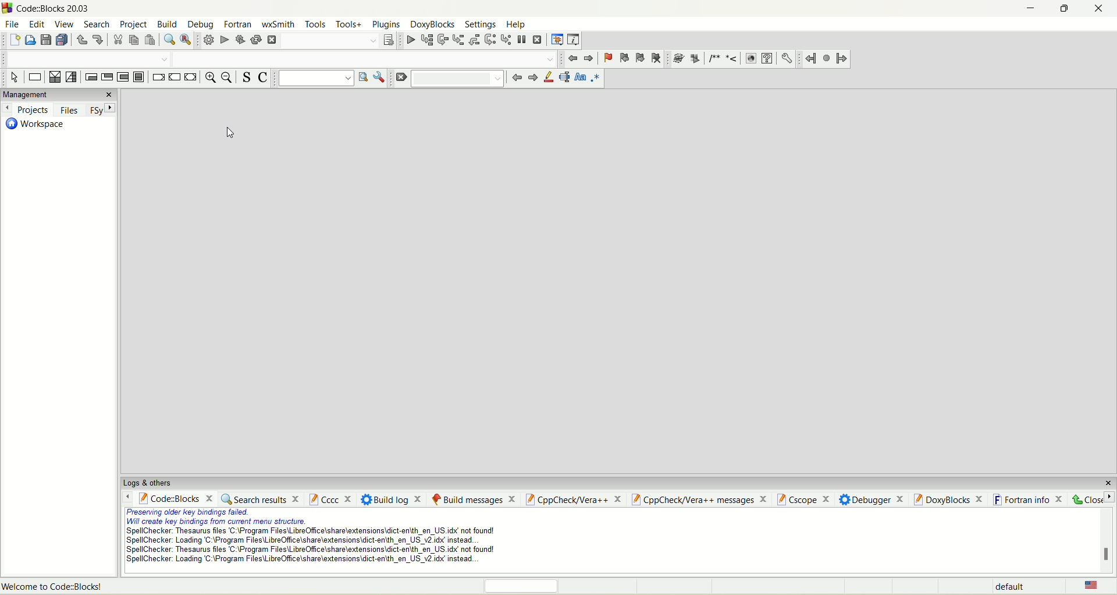 The width and height of the screenshot is (1117, 595). I want to click on workspace, so click(35, 126).